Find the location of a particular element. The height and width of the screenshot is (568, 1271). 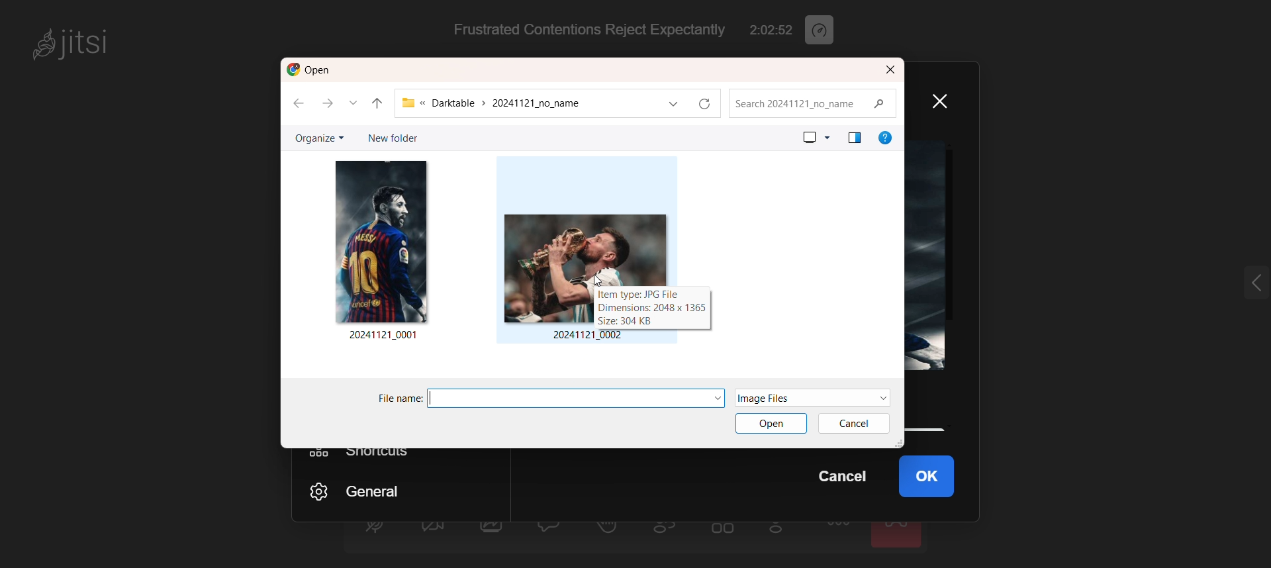

file with information is located at coordinates (587, 257).